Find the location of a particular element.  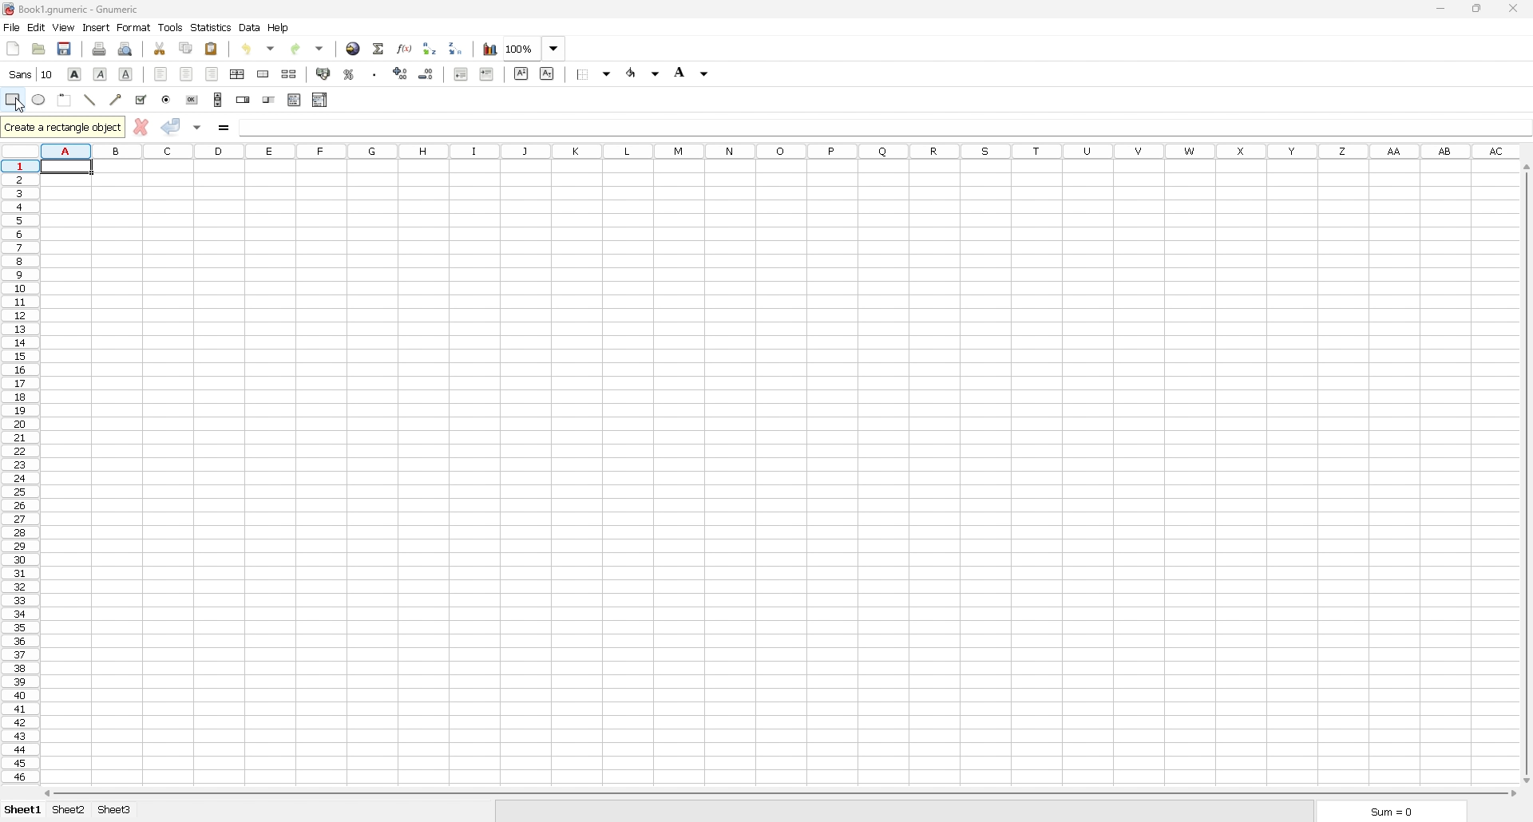

cursor is located at coordinates (21, 109).